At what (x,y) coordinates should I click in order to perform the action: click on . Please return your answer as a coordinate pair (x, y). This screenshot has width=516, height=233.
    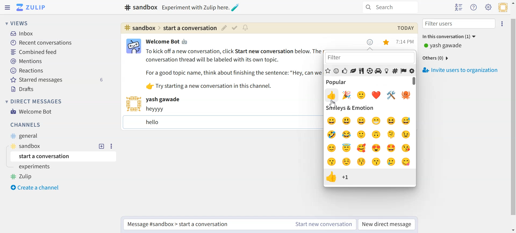
    Looking at the image, I should click on (334, 104).